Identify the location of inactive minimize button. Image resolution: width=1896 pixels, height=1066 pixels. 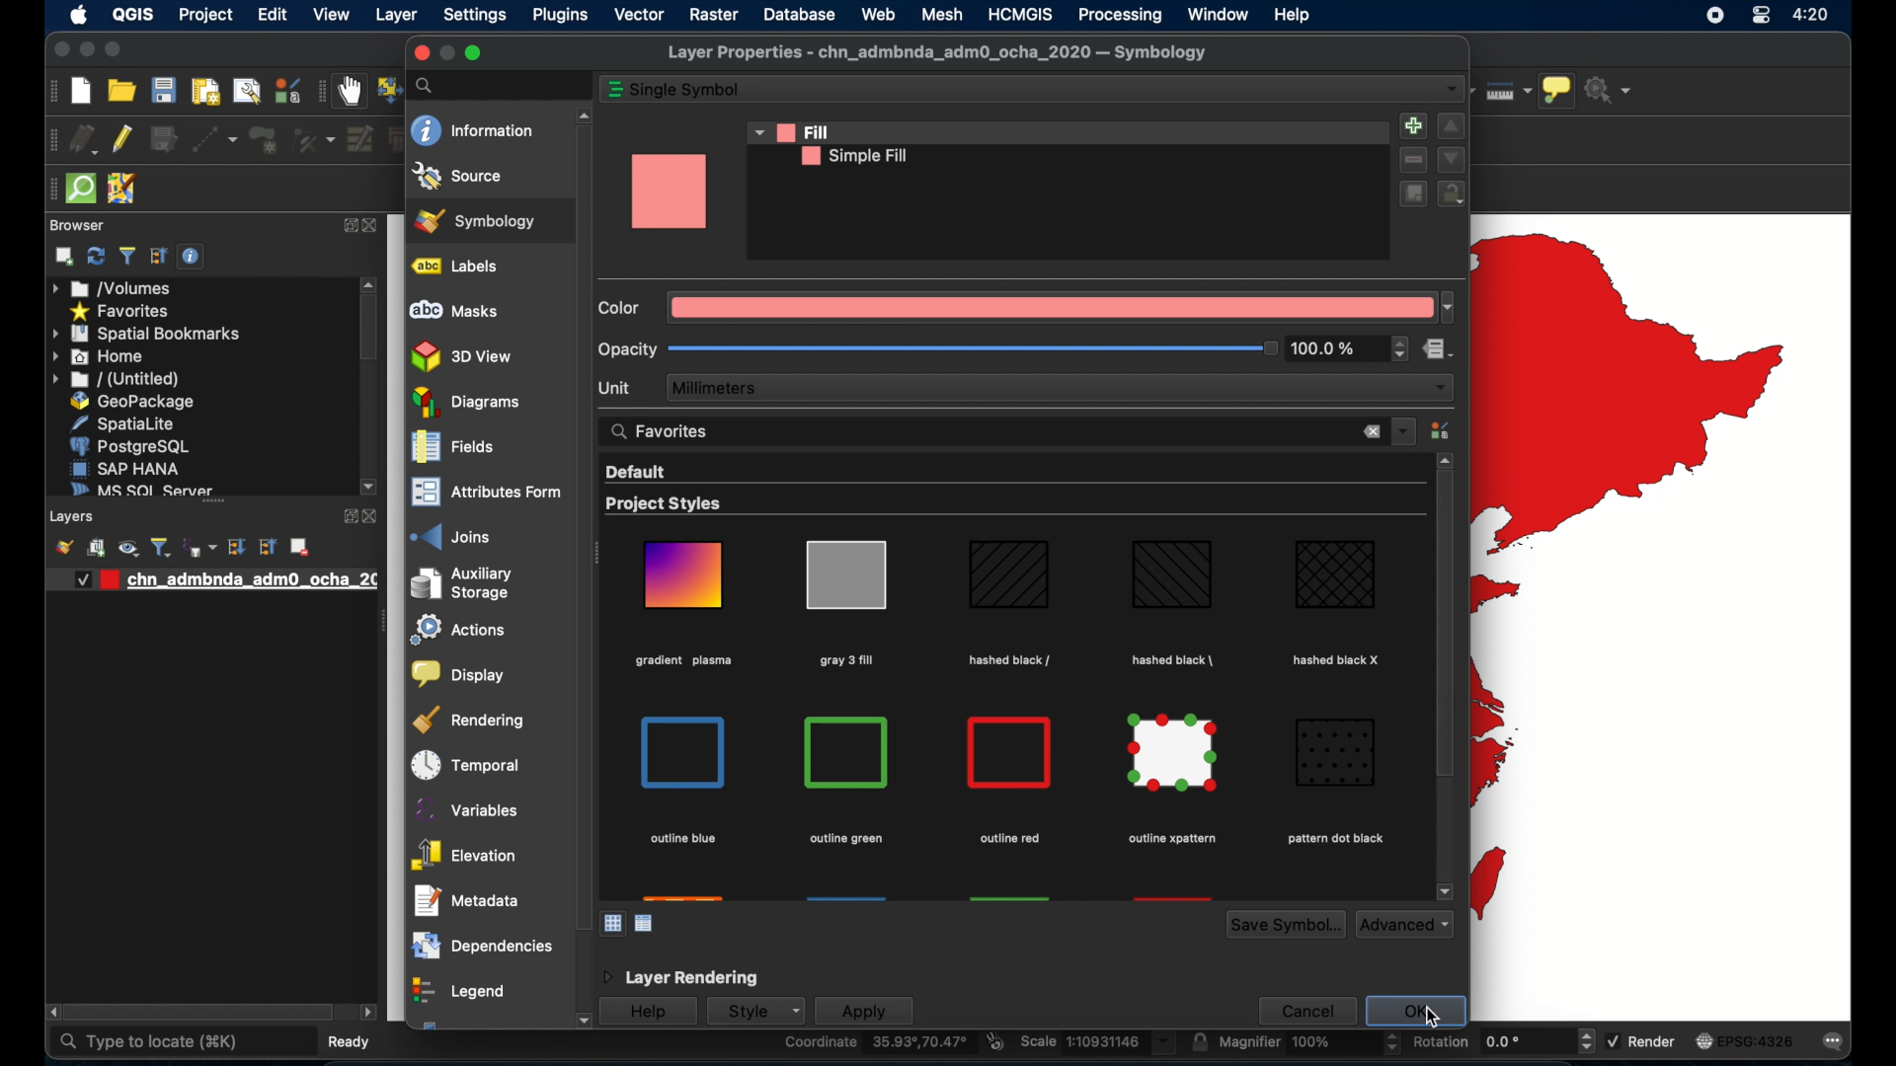
(446, 53).